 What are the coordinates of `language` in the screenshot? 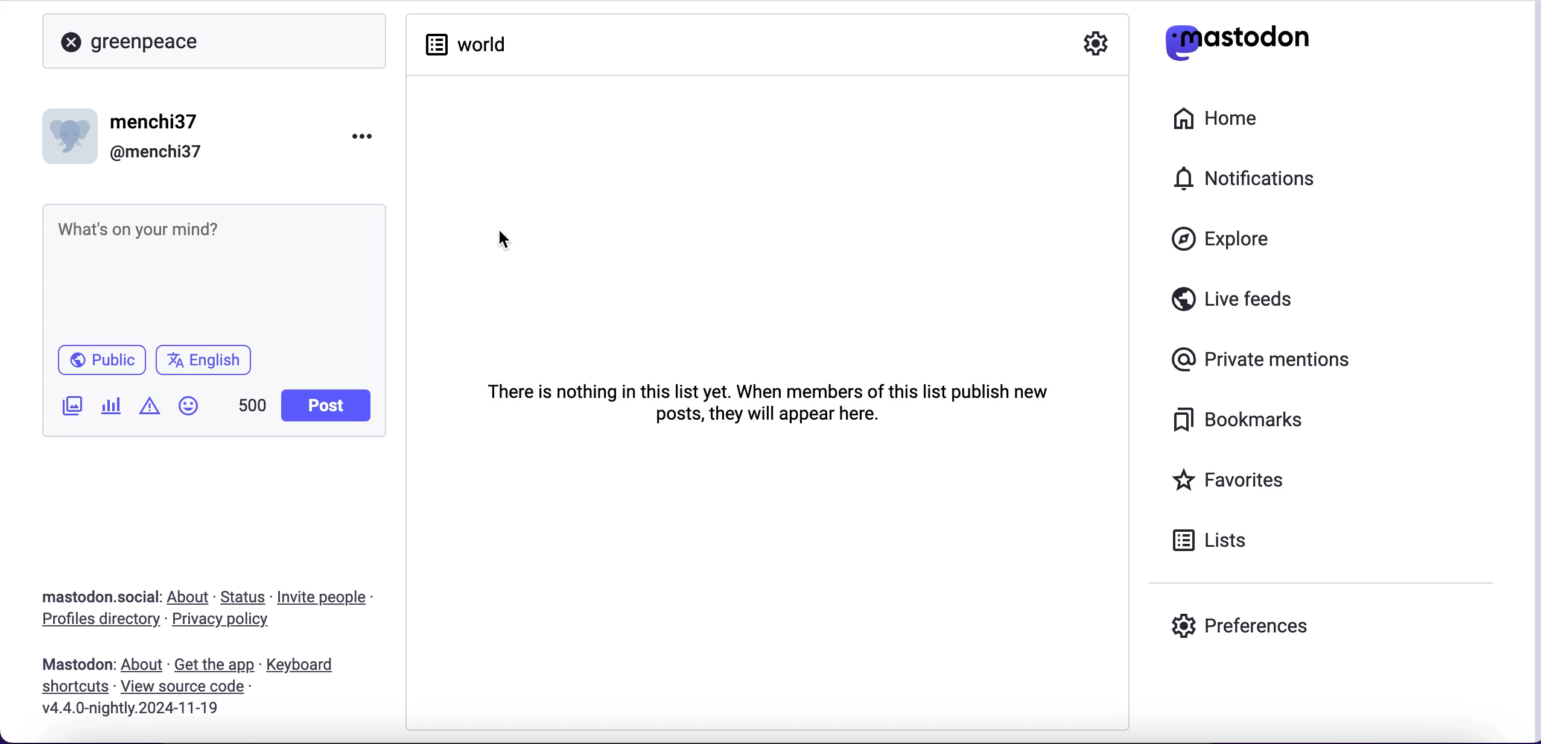 It's located at (209, 365).